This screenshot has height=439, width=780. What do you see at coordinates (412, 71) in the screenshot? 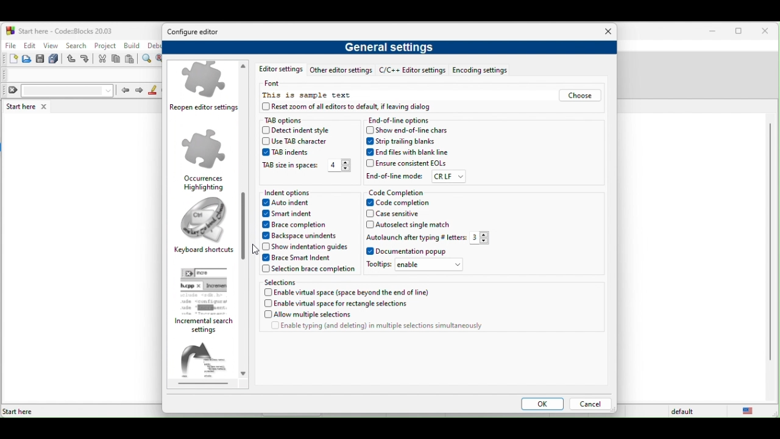
I see `c/c++ editor settings` at bounding box center [412, 71].